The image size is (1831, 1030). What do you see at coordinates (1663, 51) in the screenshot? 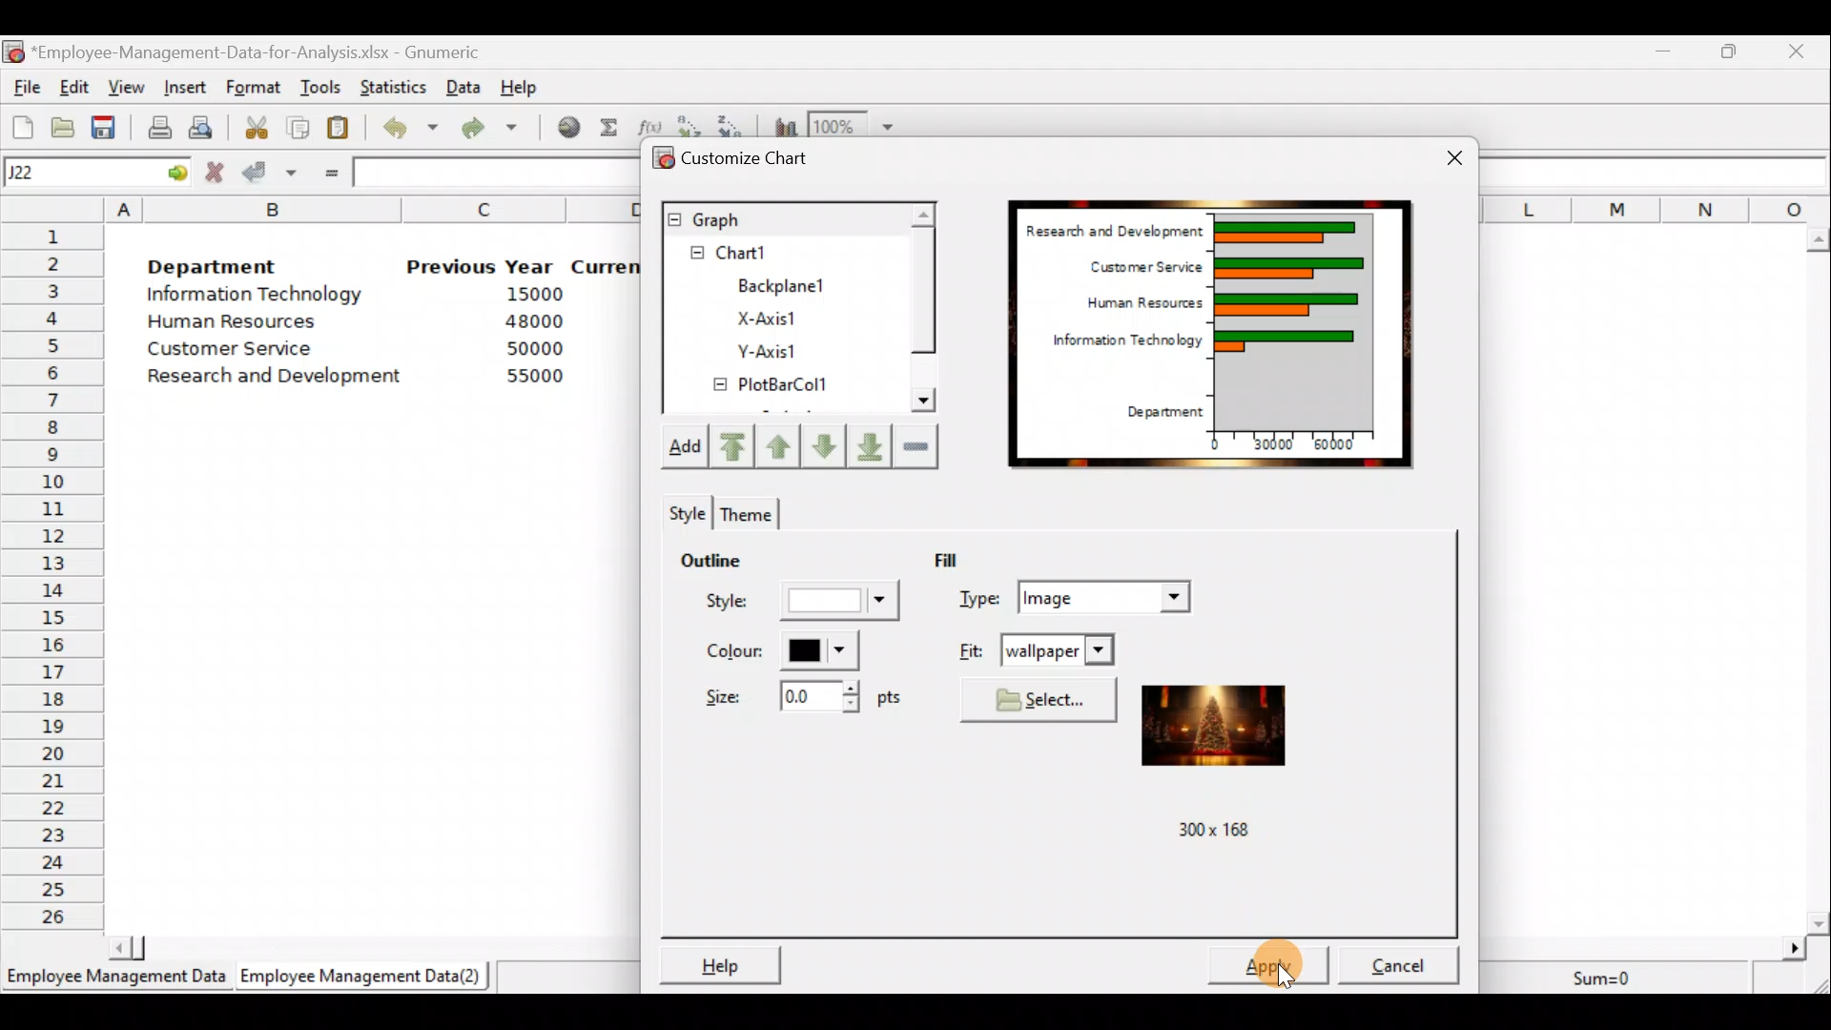
I see `Minimize` at bounding box center [1663, 51].